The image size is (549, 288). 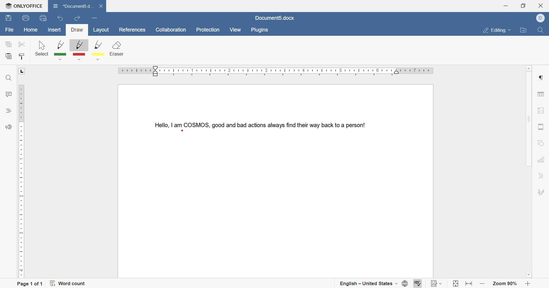 I want to click on zoom 90%, so click(x=506, y=284).